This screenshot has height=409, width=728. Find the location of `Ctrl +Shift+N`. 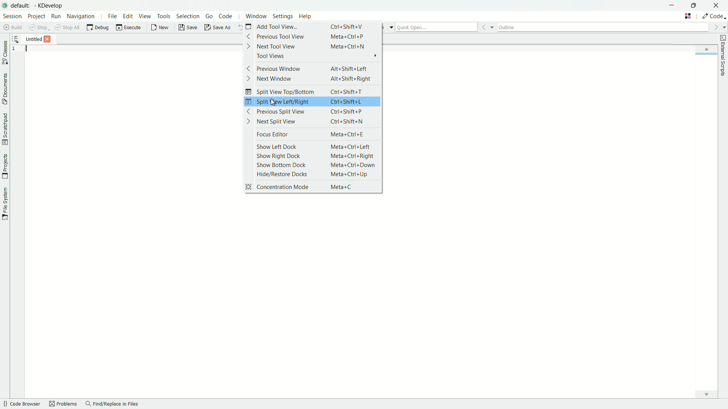

Ctrl +Shift+N is located at coordinates (348, 122).